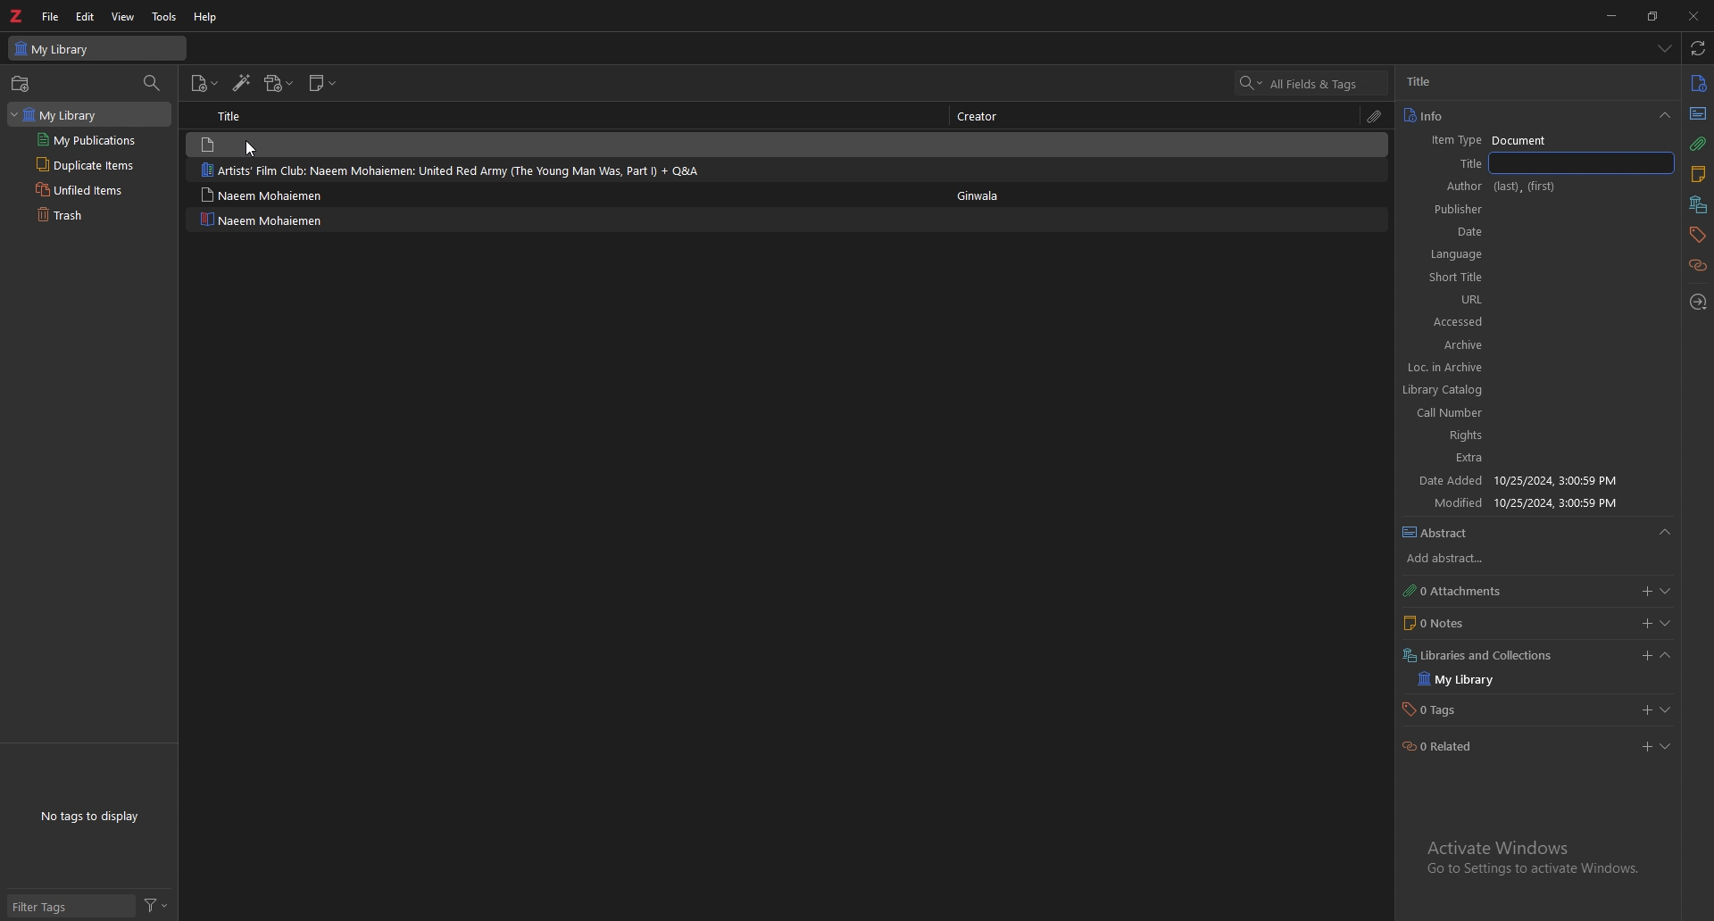 Image resolution: width=1714 pixels, height=921 pixels. What do you see at coordinates (165, 16) in the screenshot?
I see `tools` at bounding box center [165, 16].